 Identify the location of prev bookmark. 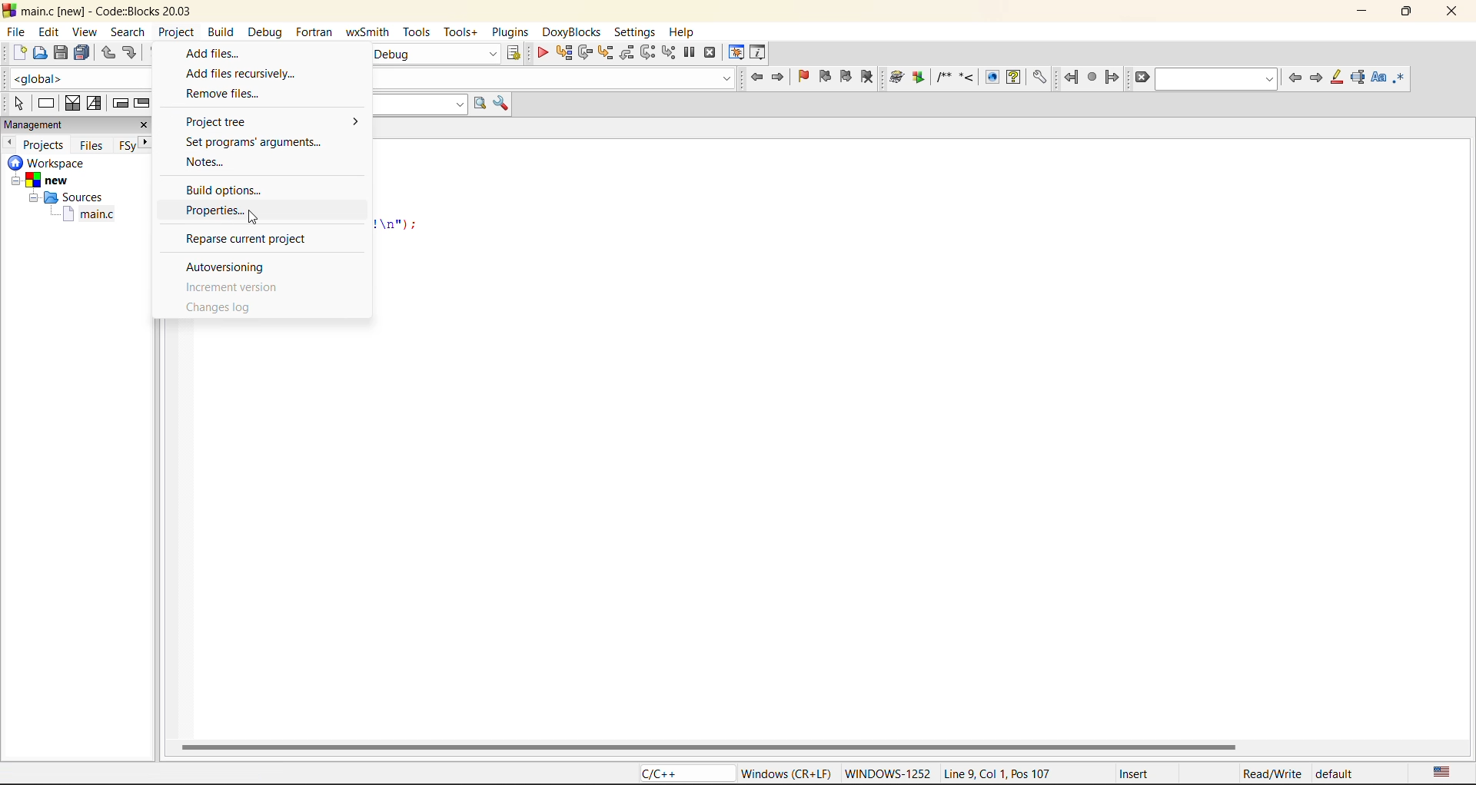
(825, 78).